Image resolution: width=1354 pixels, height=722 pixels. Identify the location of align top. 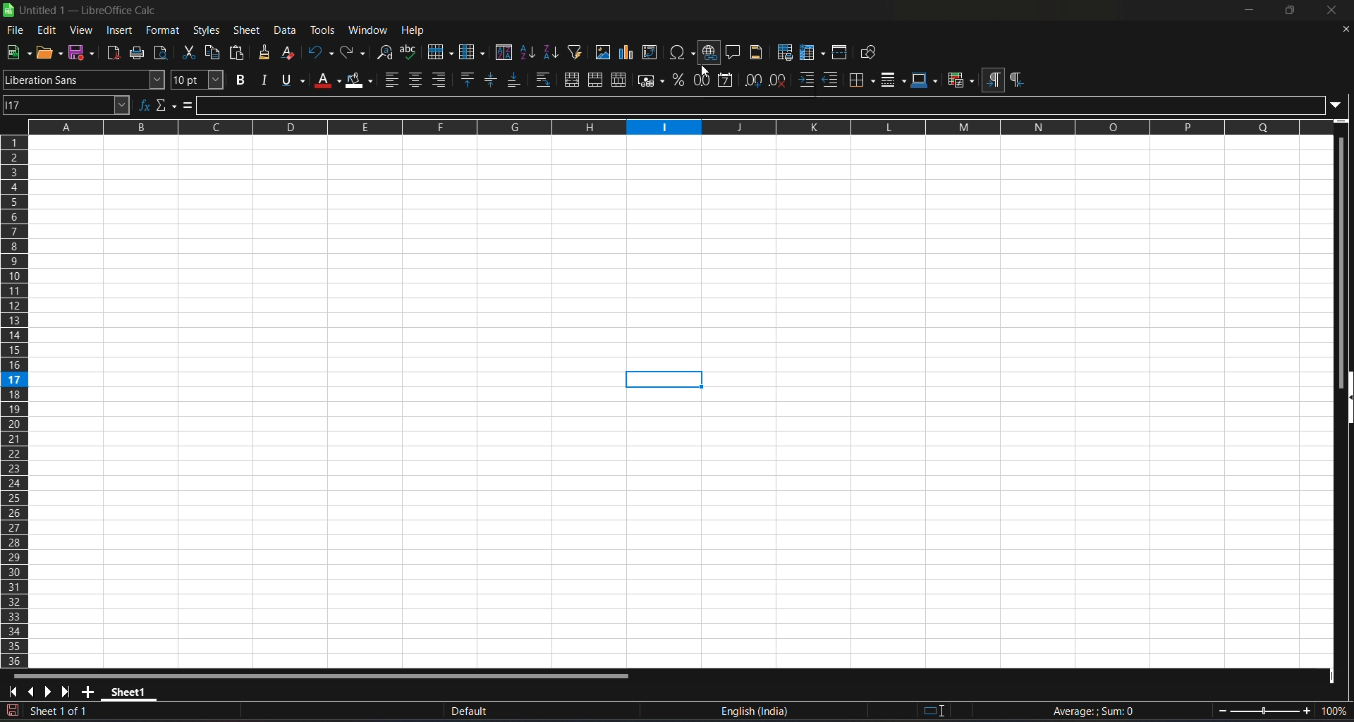
(470, 79).